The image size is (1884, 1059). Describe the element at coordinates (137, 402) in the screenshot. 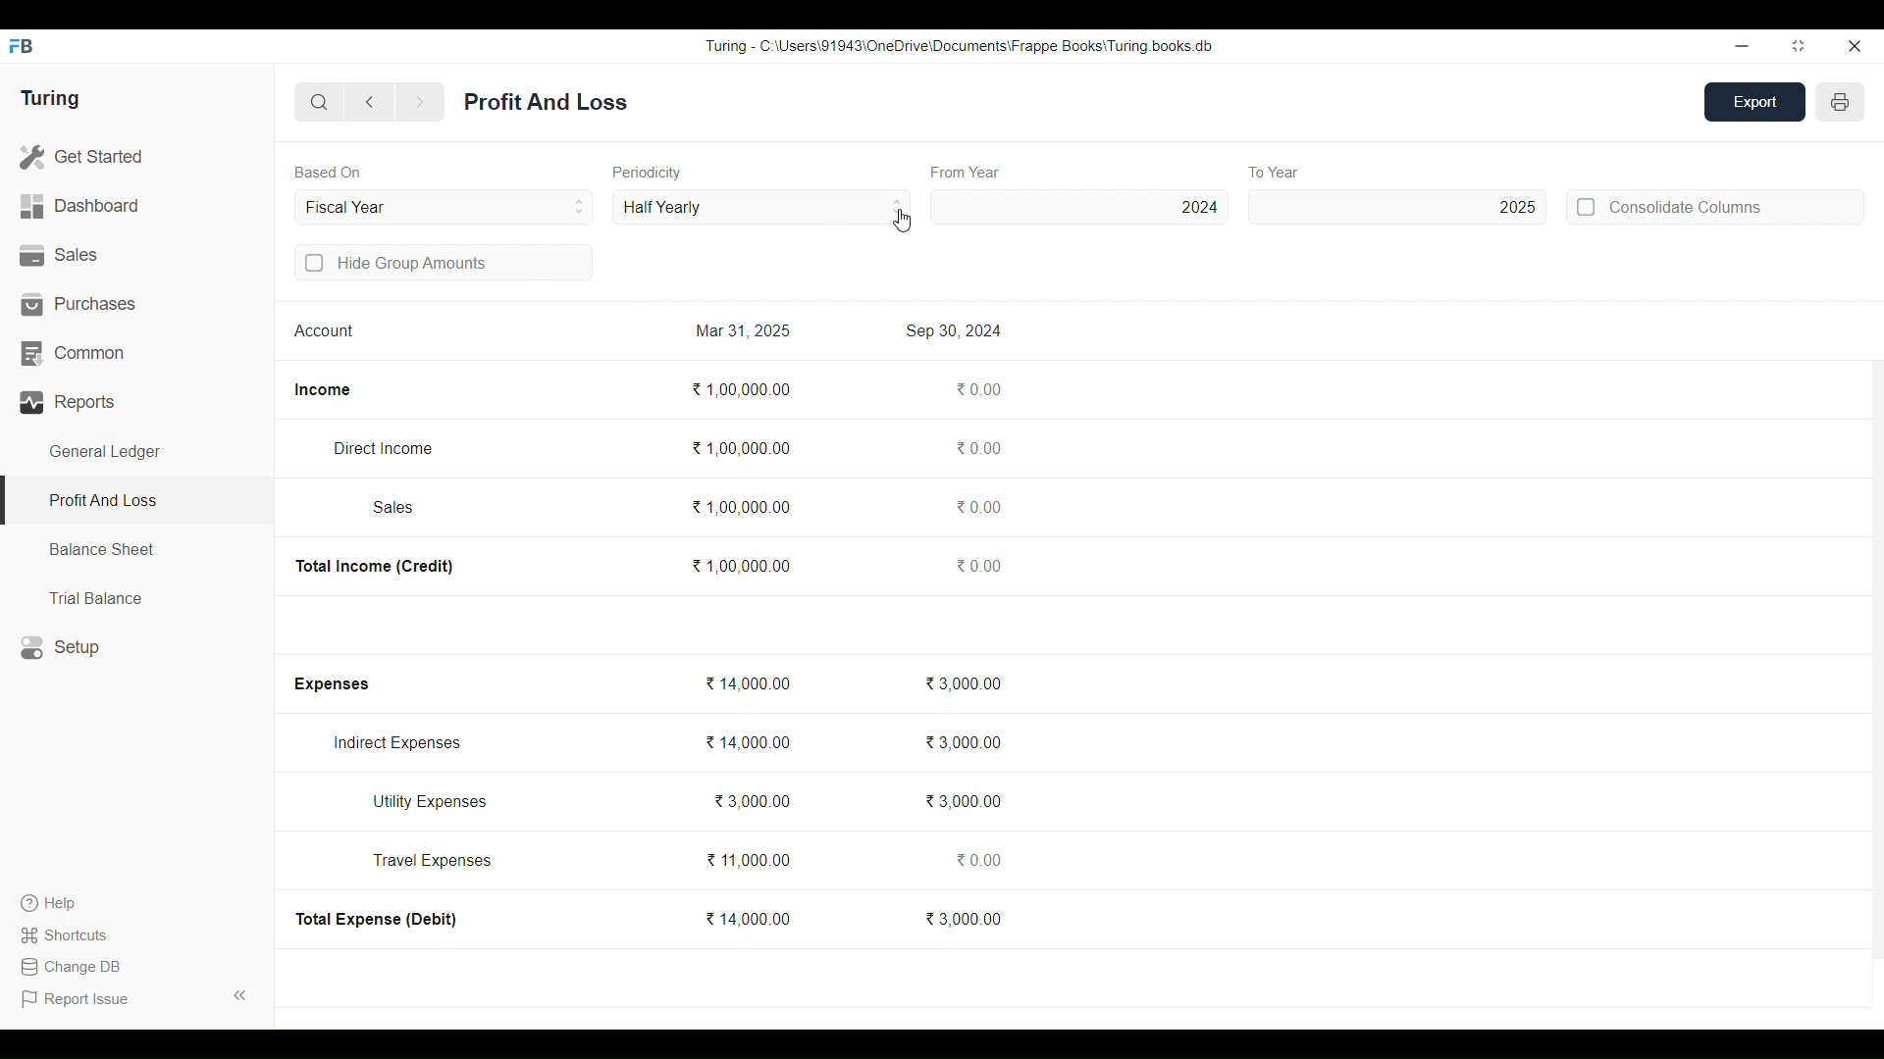

I see `Reports` at that location.